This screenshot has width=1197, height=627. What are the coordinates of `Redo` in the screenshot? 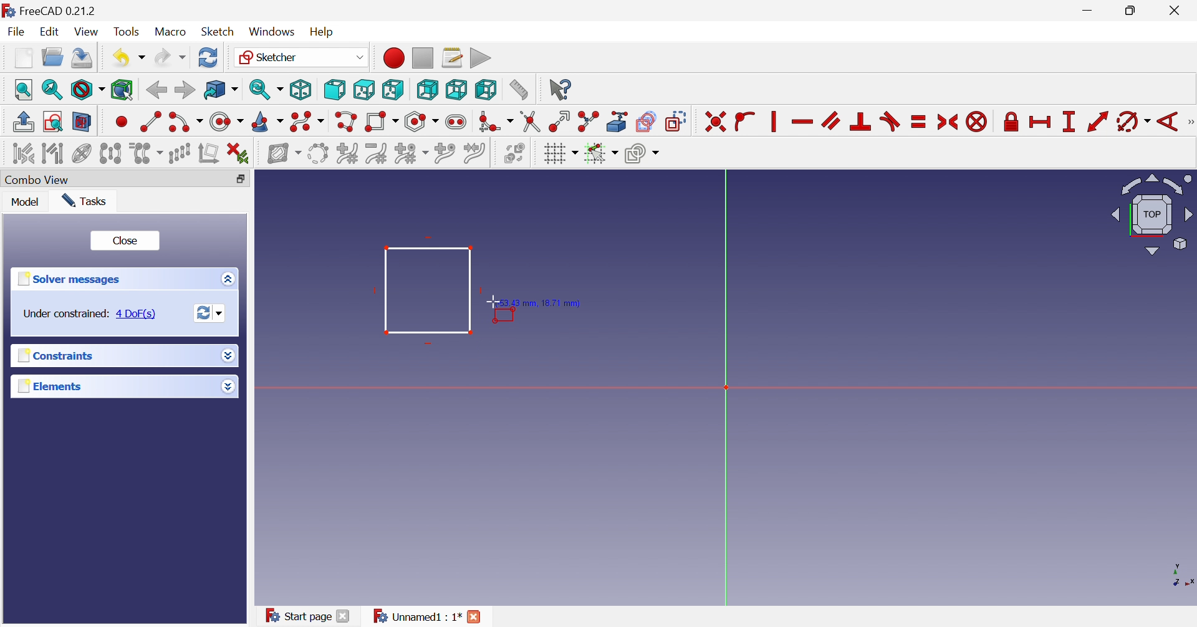 It's located at (170, 58).